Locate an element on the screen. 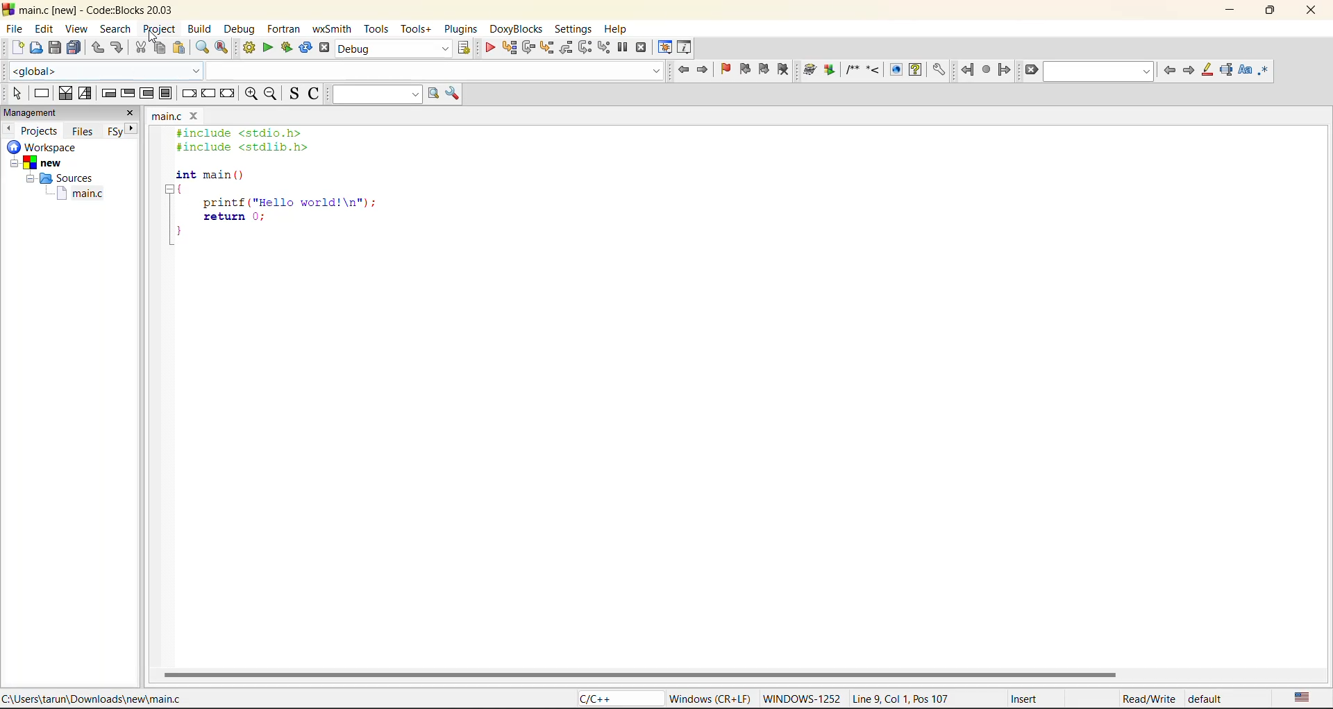  debug is located at coordinates (488, 47).